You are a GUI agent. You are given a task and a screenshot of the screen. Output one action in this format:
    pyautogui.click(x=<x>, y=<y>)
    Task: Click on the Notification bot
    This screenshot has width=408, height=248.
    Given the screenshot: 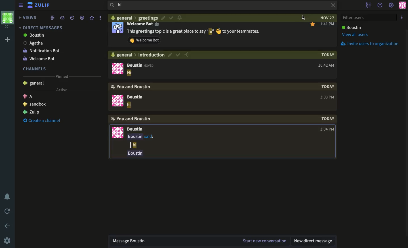 What is the action you would take?
    pyautogui.click(x=42, y=50)
    